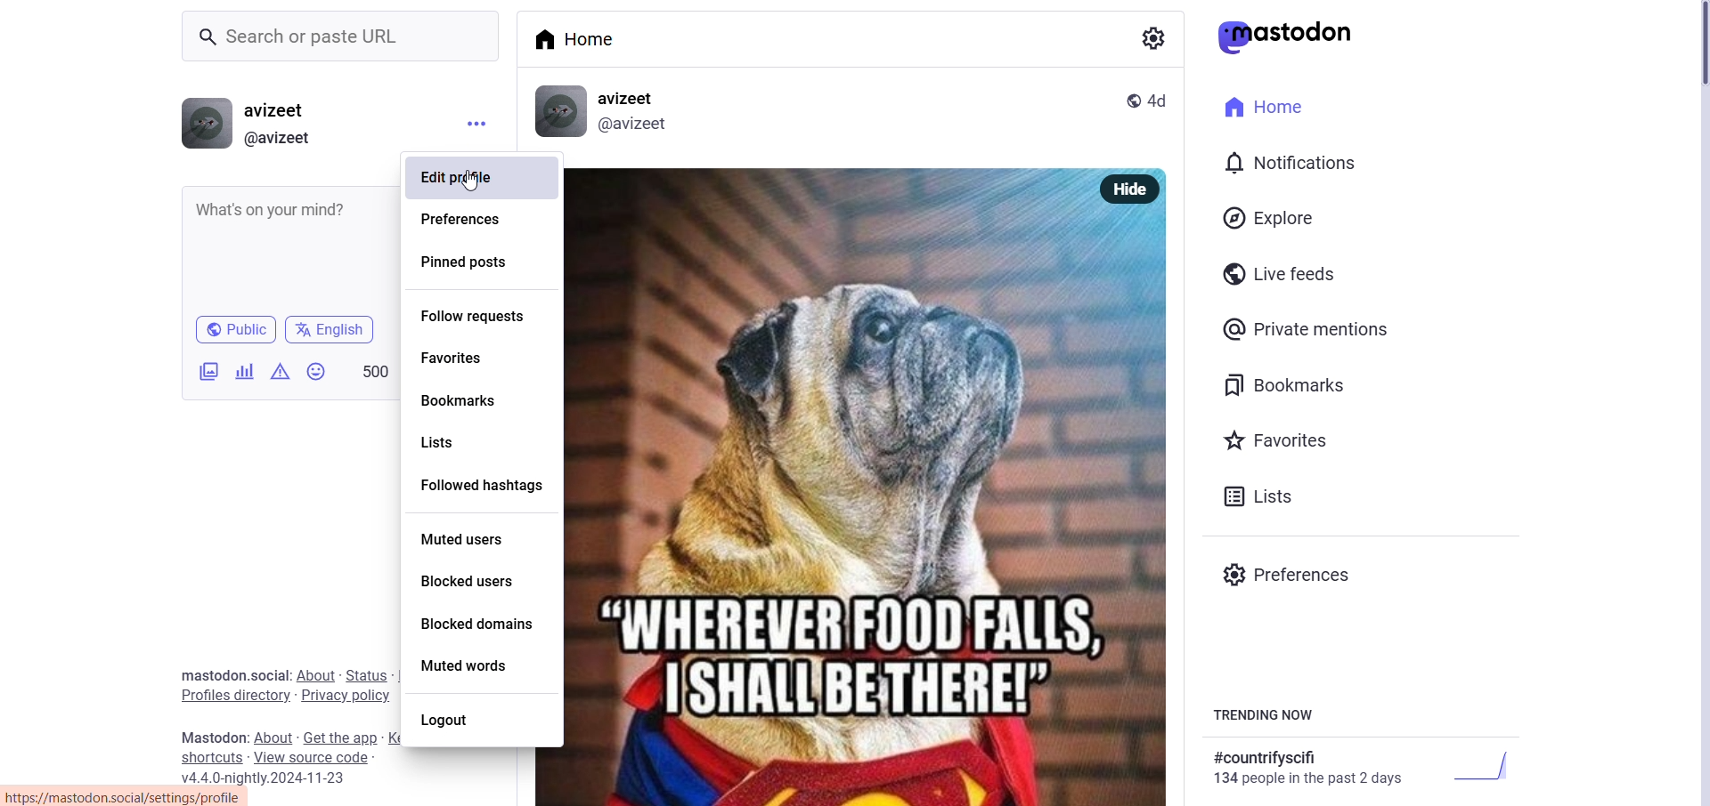 This screenshot has width=1710, height=806. What do you see at coordinates (474, 315) in the screenshot?
I see `follow request` at bounding box center [474, 315].